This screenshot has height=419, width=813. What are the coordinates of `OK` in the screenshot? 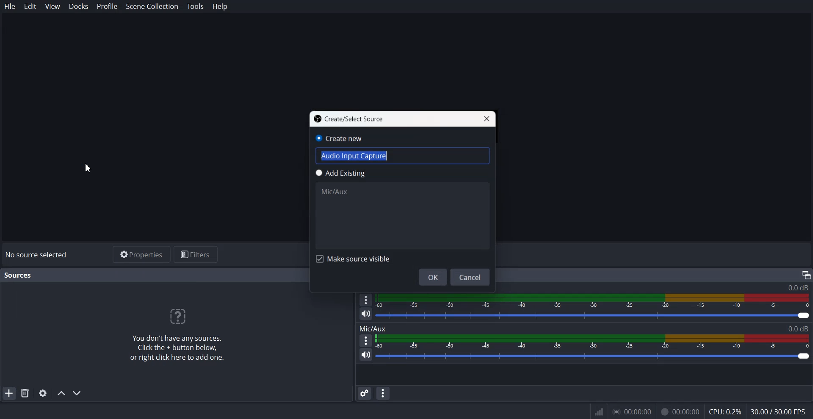 It's located at (433, 277).